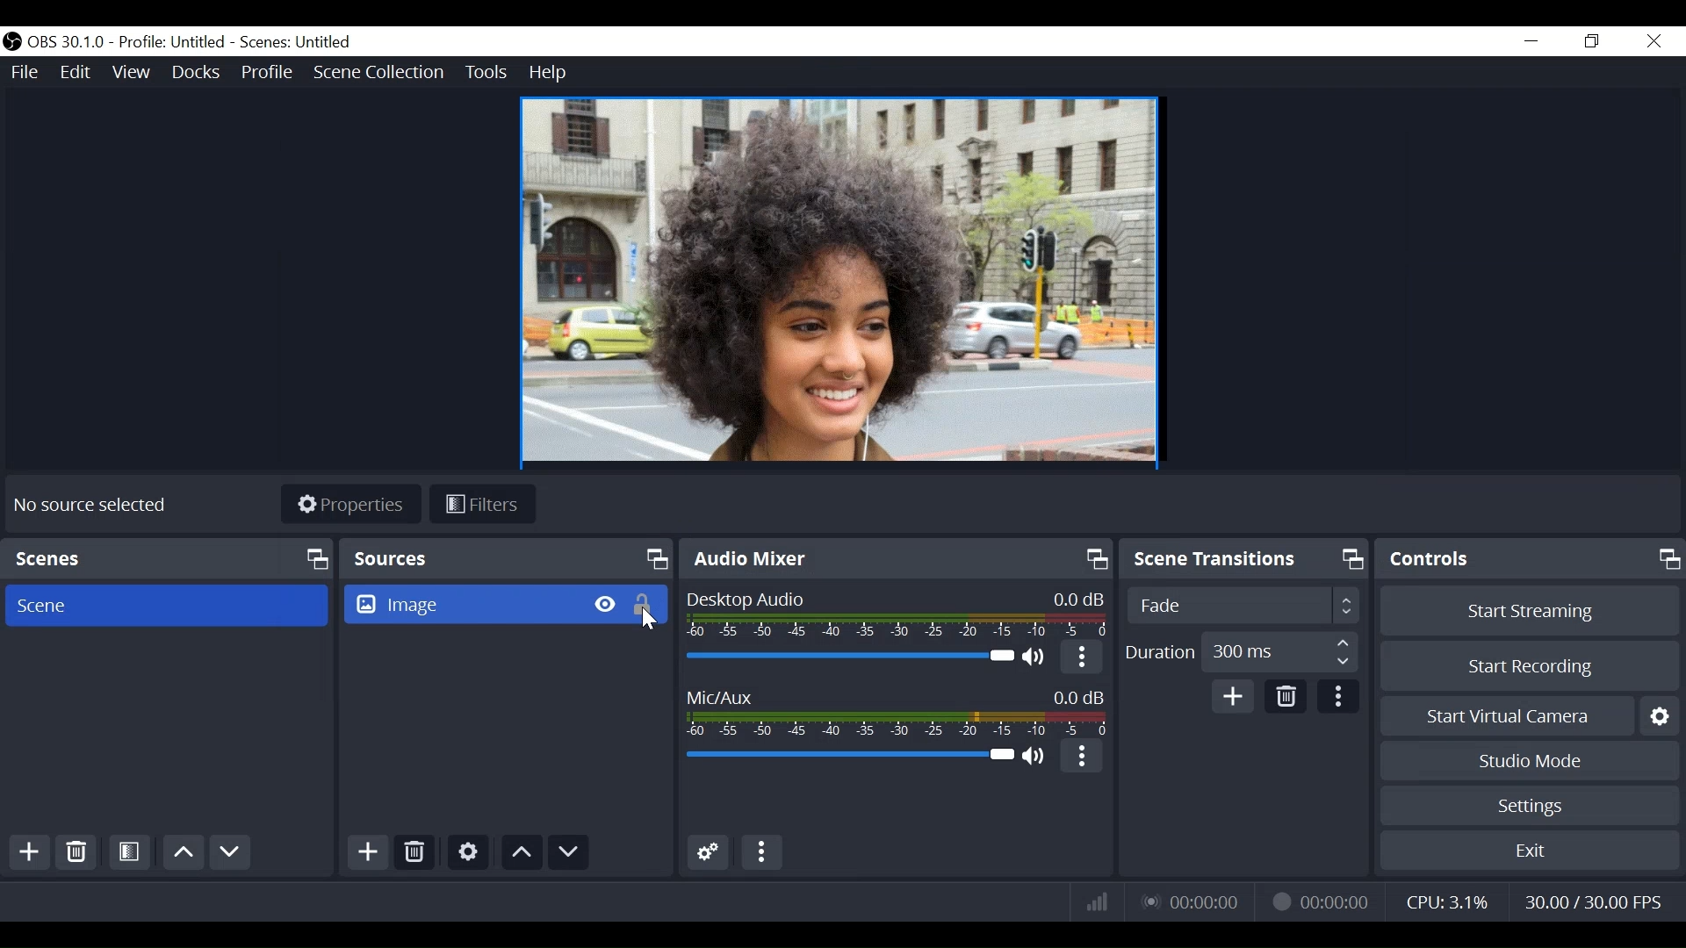  Describe the element at coordinates (763, 852) in the screenshot. I see `More Options` at that location.